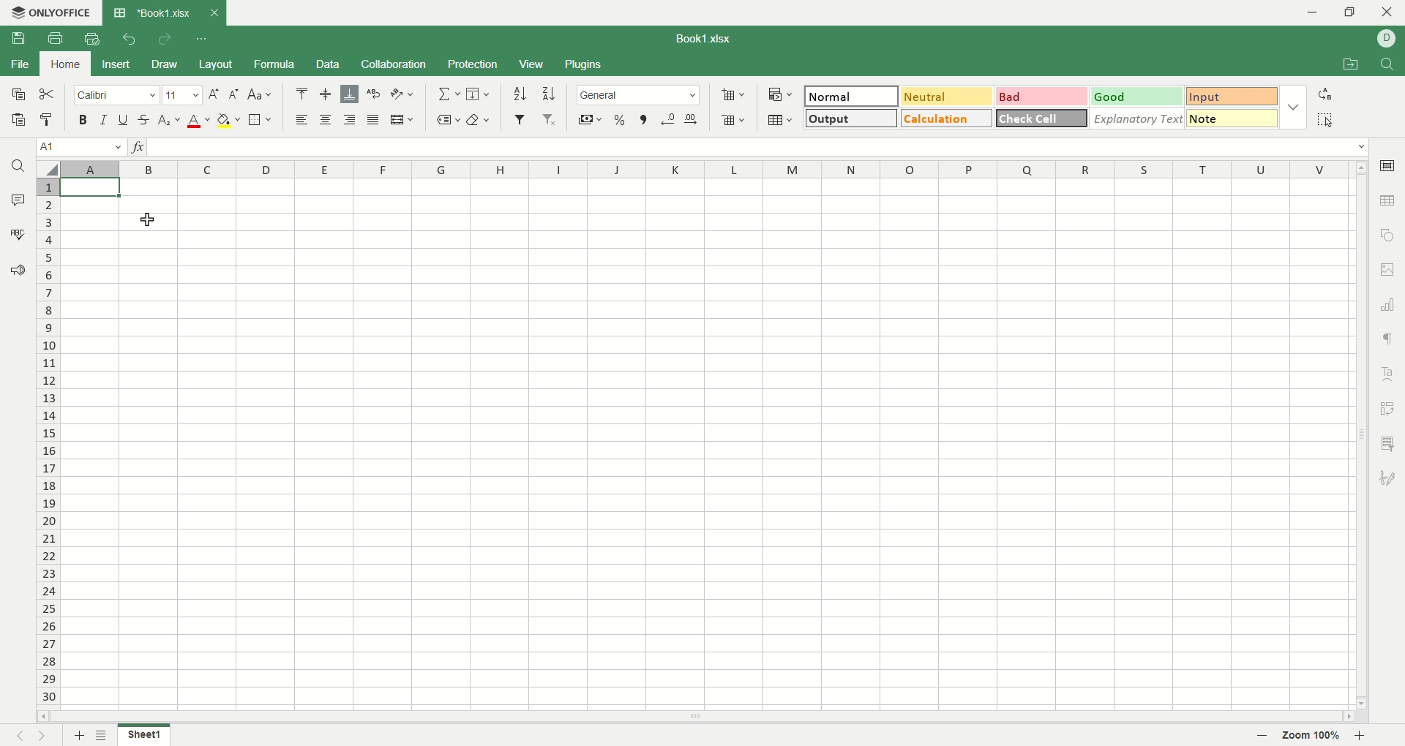 The height and width of the screenshot is (746, 1405). I want to click on sort ascending, so click(521, 94).